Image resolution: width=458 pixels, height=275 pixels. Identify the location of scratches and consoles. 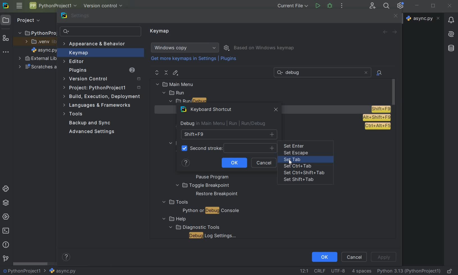
(38, 67).